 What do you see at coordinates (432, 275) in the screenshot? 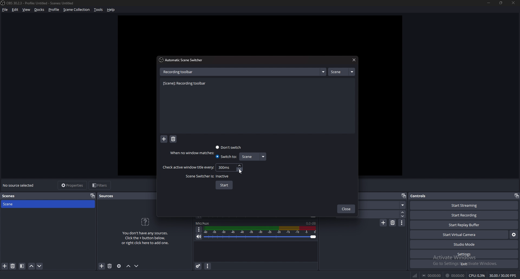
I see `stream duration` at bounding box center [432, 275].